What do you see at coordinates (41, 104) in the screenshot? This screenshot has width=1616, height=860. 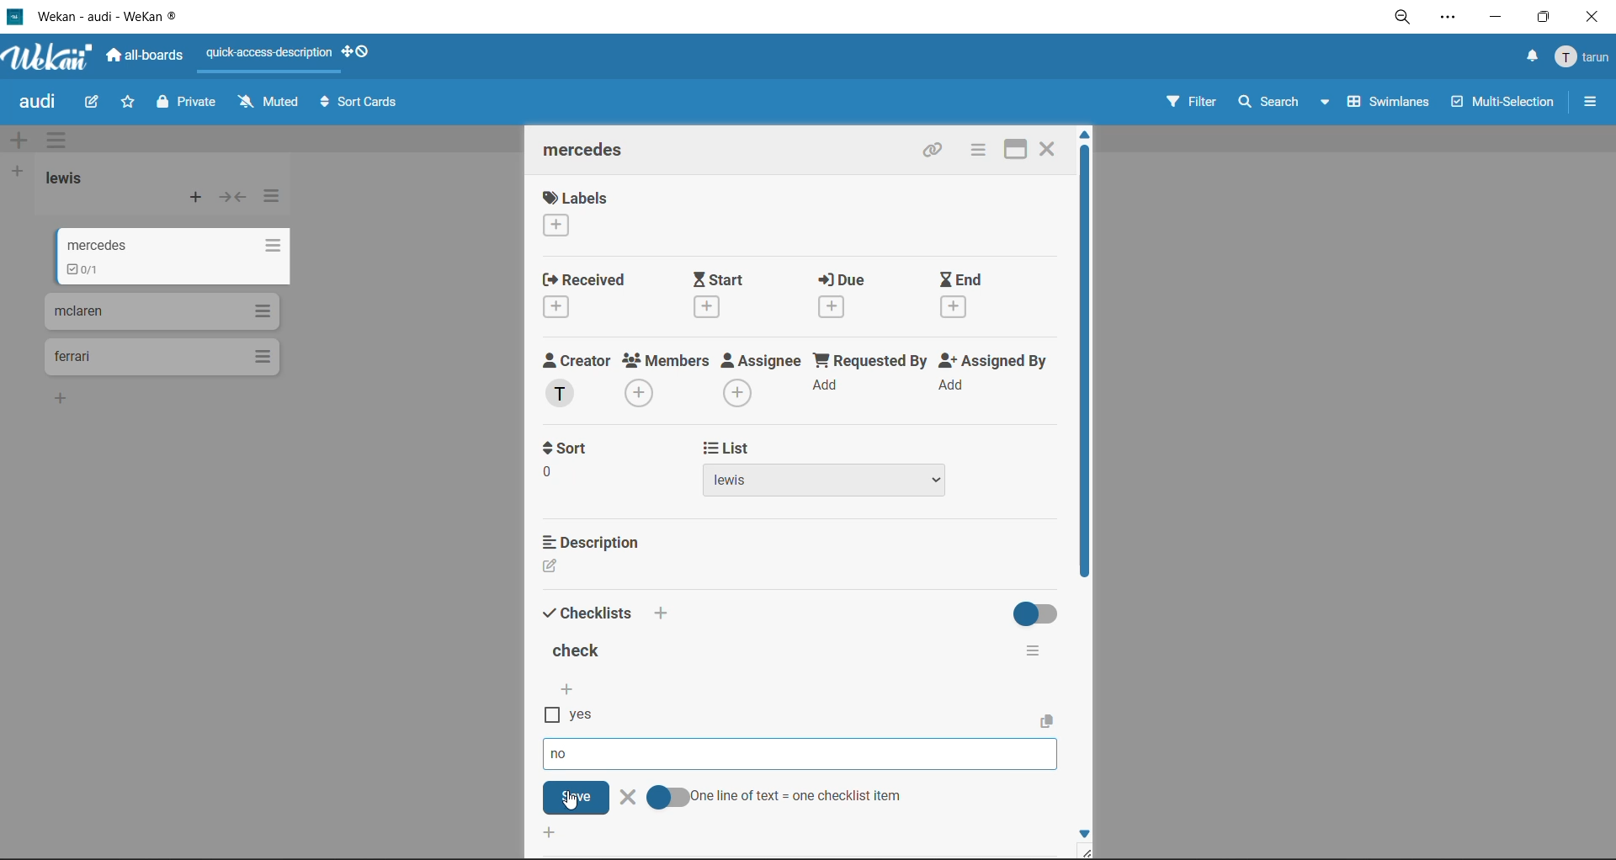 I see `board title` at bounding box center [41, 104].